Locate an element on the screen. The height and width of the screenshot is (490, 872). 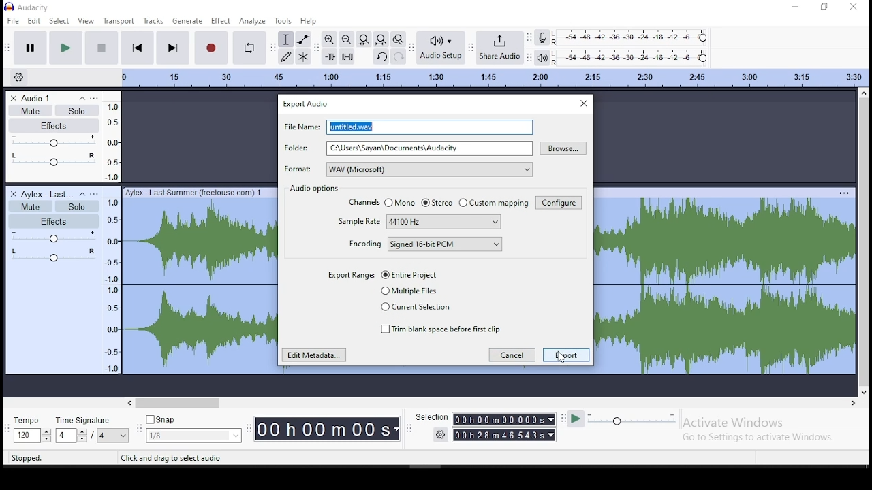
undo is located at coordinates (380, 56).